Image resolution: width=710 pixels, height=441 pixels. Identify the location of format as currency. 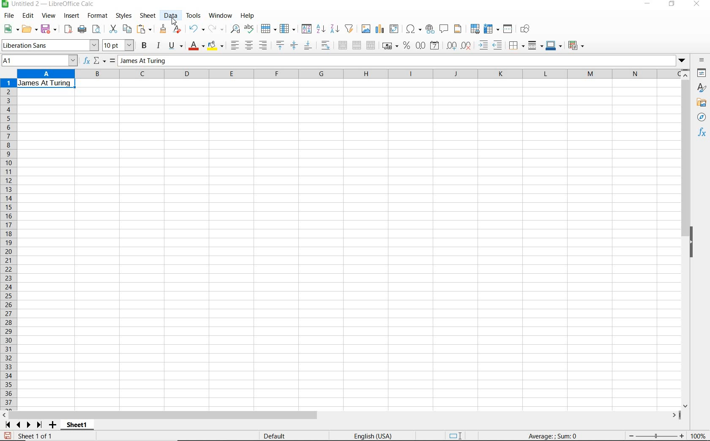
(390, 46).